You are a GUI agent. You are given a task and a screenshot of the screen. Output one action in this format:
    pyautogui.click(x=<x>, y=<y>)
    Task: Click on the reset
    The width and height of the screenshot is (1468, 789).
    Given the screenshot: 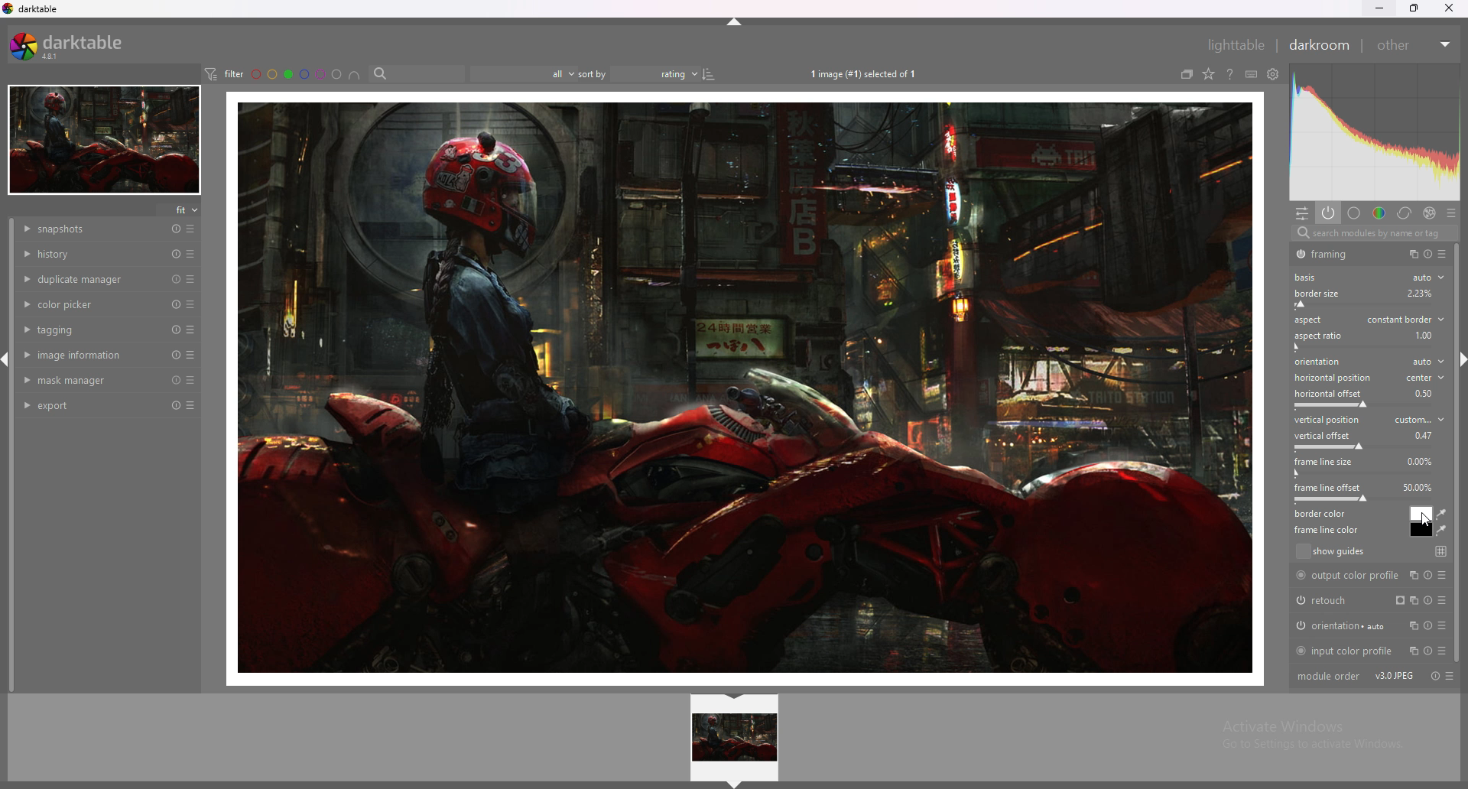 What is the action you would take?
    pyautogui.click(x=177, y=356)
    